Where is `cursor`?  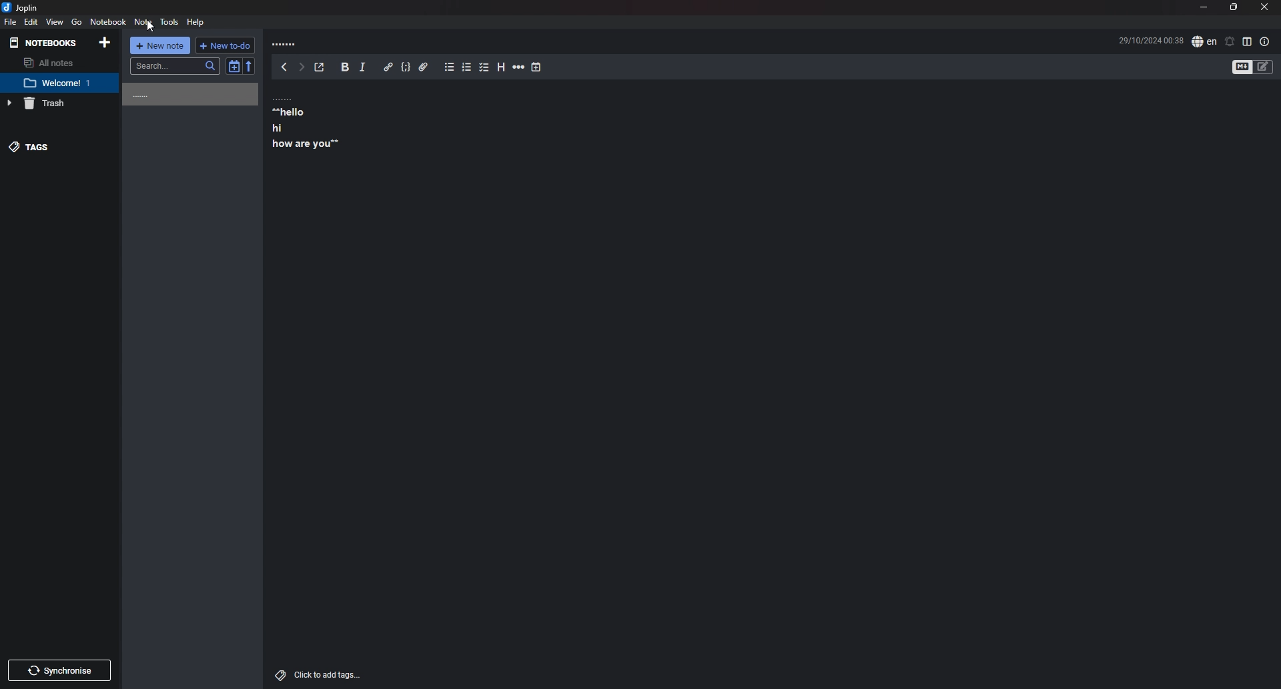 cursor is located at coordinates (153, 28).